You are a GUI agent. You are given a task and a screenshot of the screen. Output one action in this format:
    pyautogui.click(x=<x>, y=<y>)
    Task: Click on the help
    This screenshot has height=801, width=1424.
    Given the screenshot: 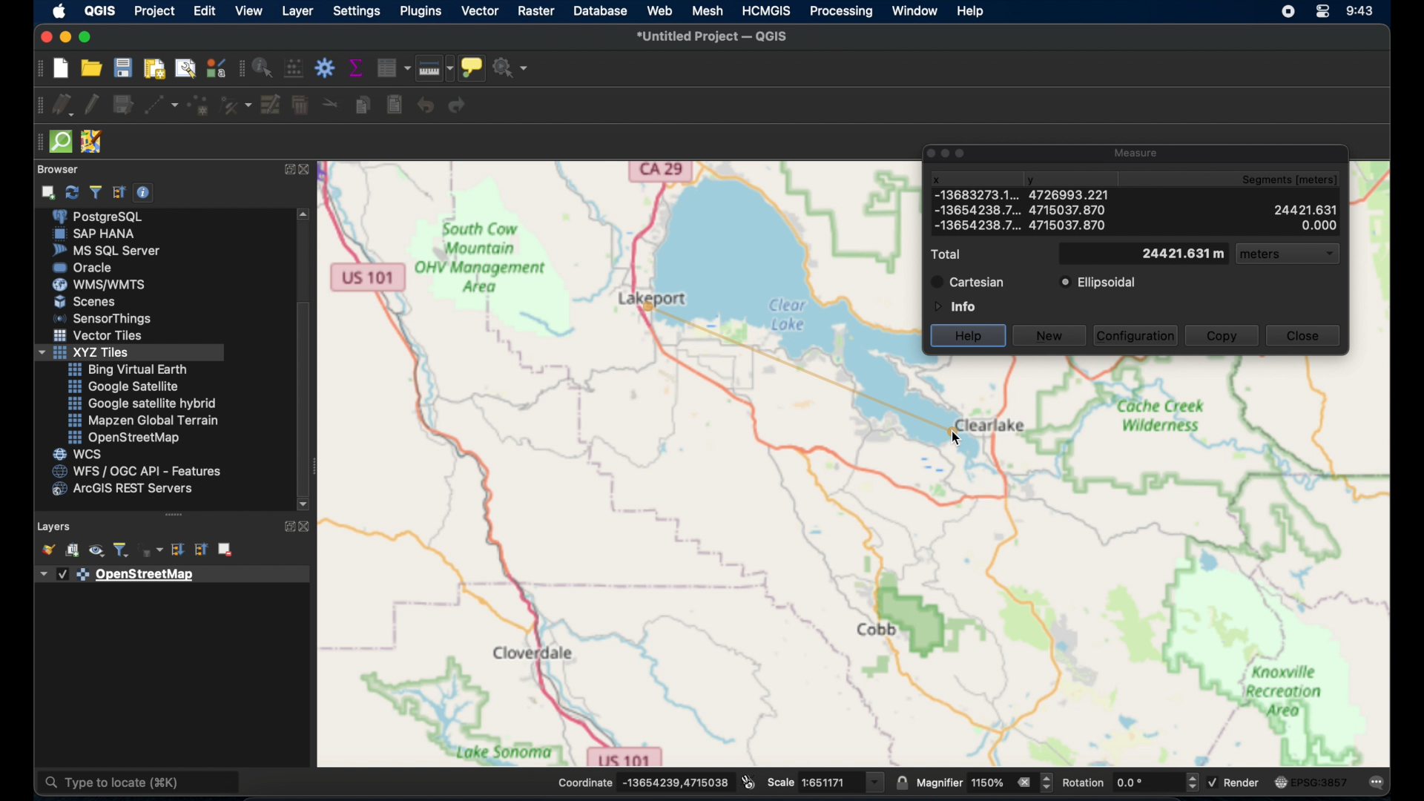 What is the action you would take?
    pyautogui.click(x=969, y=334)
    